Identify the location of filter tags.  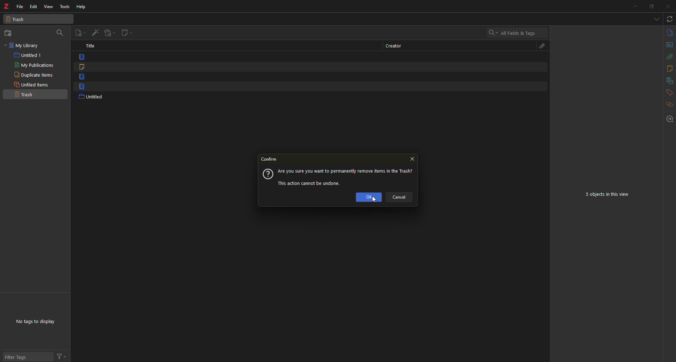
(21, 356).